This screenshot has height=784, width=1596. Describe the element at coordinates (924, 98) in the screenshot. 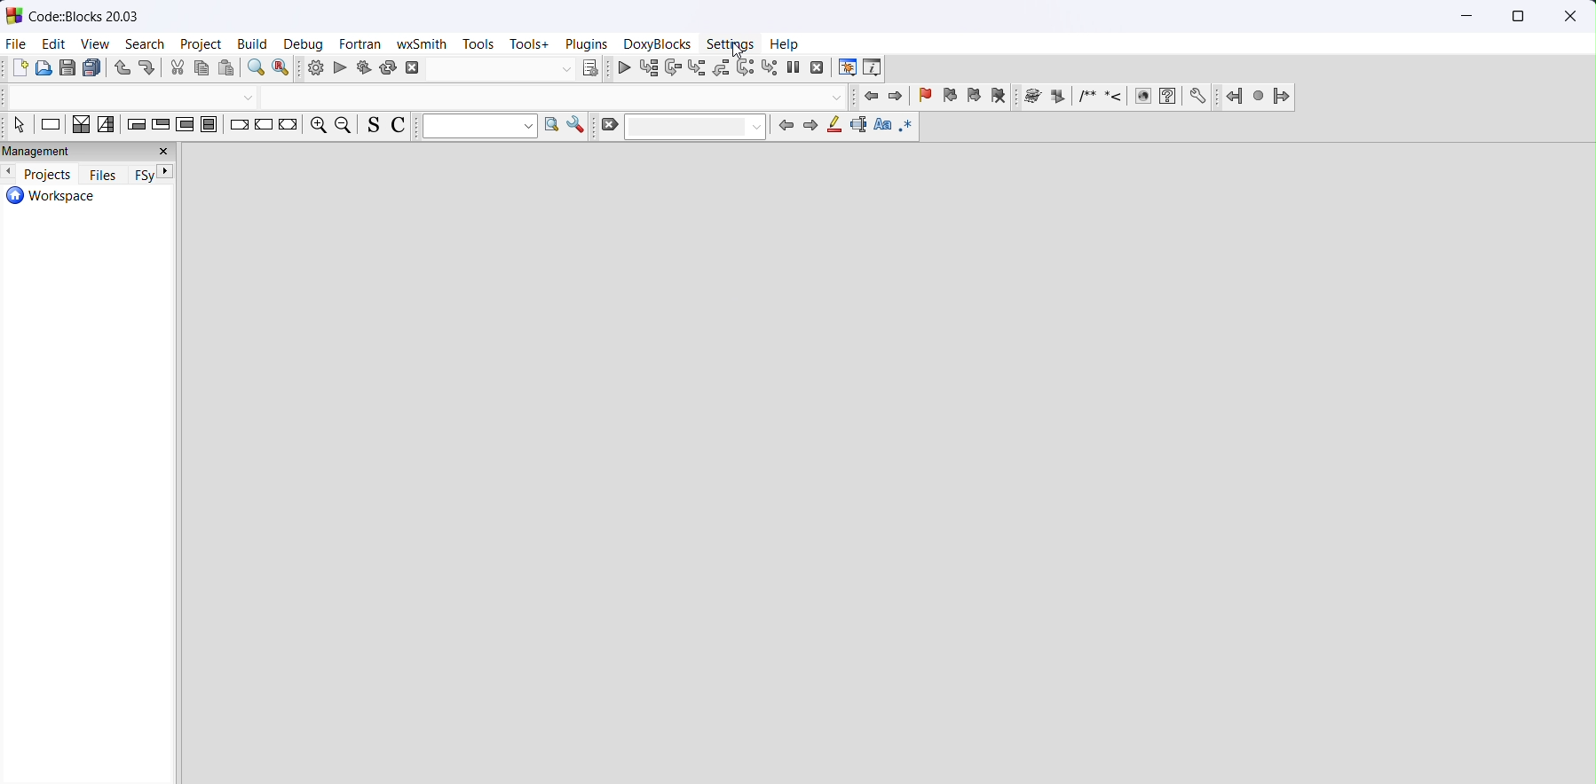

I see `toggle bookmark` at that location.